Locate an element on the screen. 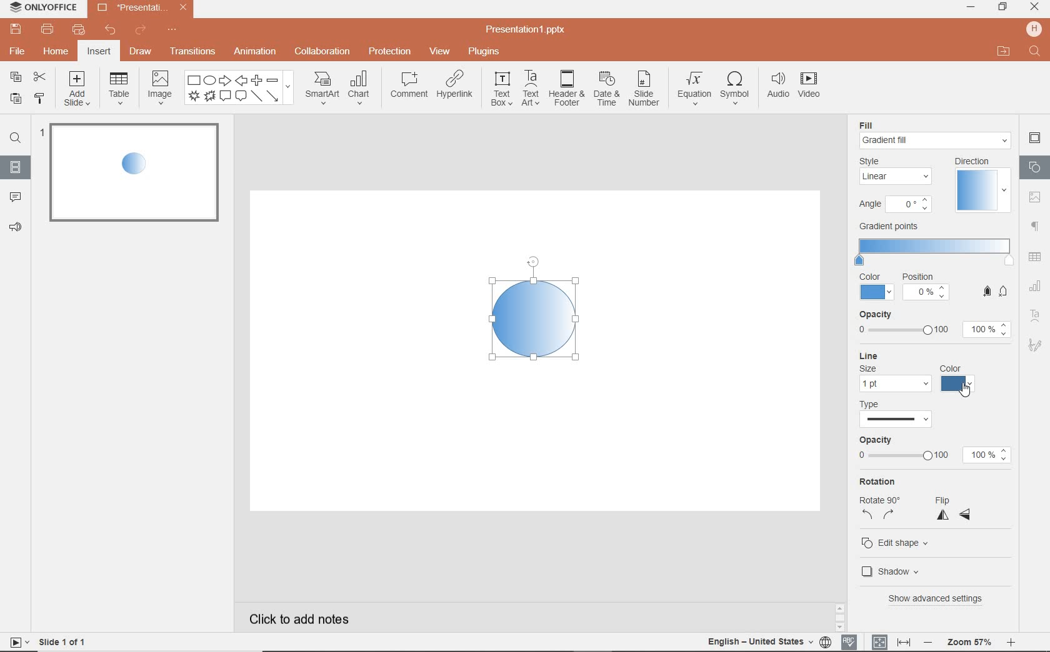  symbol is located at coordinates (734, 89).